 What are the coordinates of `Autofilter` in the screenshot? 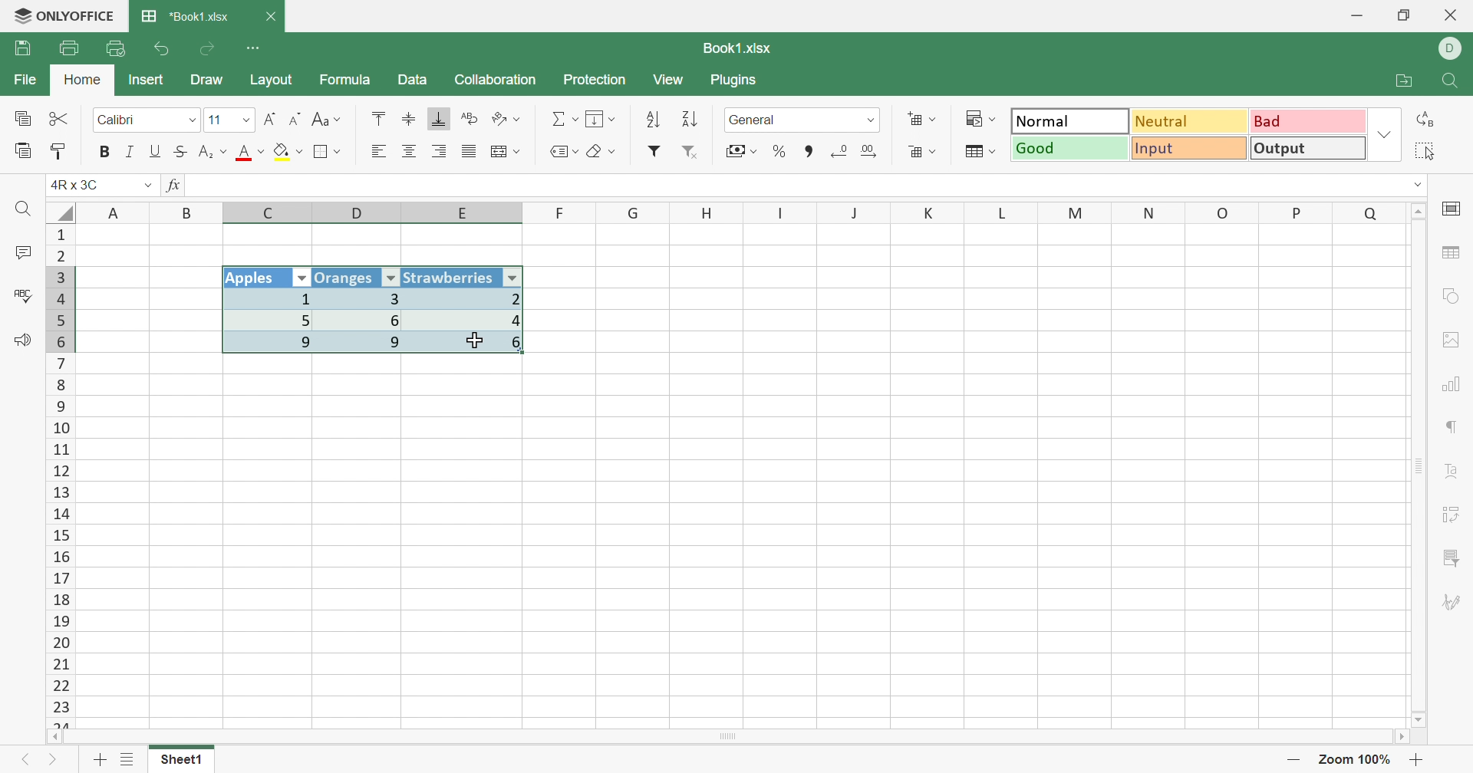 It's located at (390, 278).